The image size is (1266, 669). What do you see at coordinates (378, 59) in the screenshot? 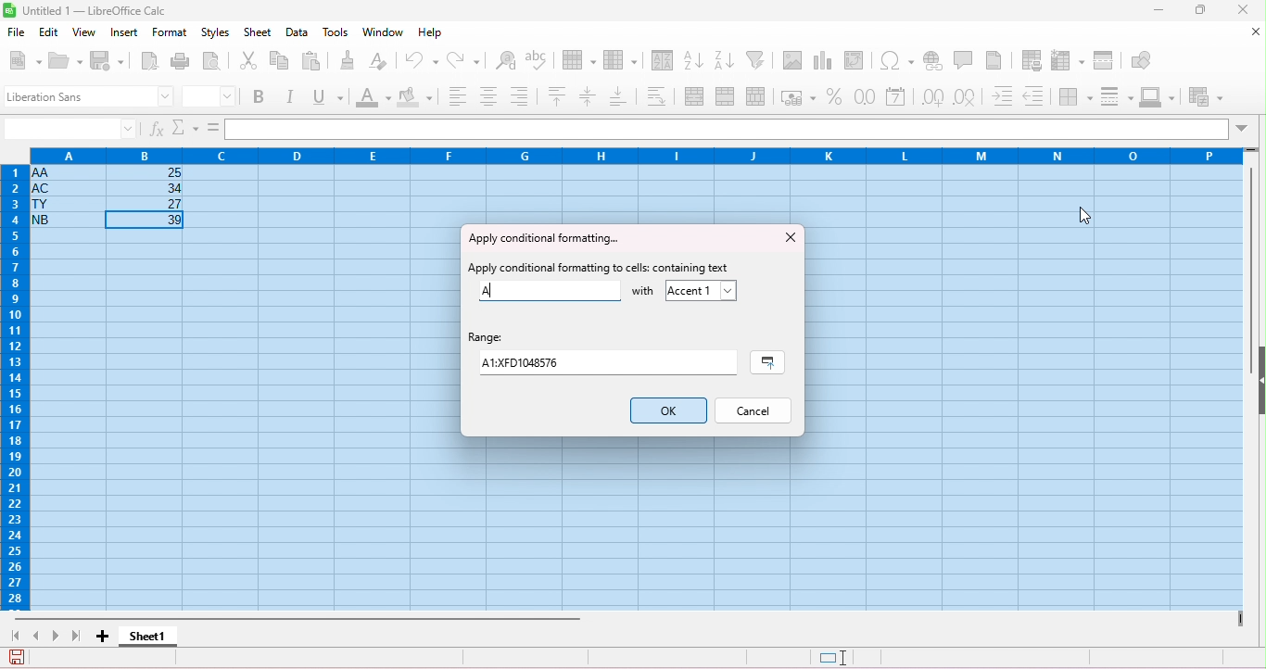
I see `clear direct formatting` at bounding box center [378, 59].